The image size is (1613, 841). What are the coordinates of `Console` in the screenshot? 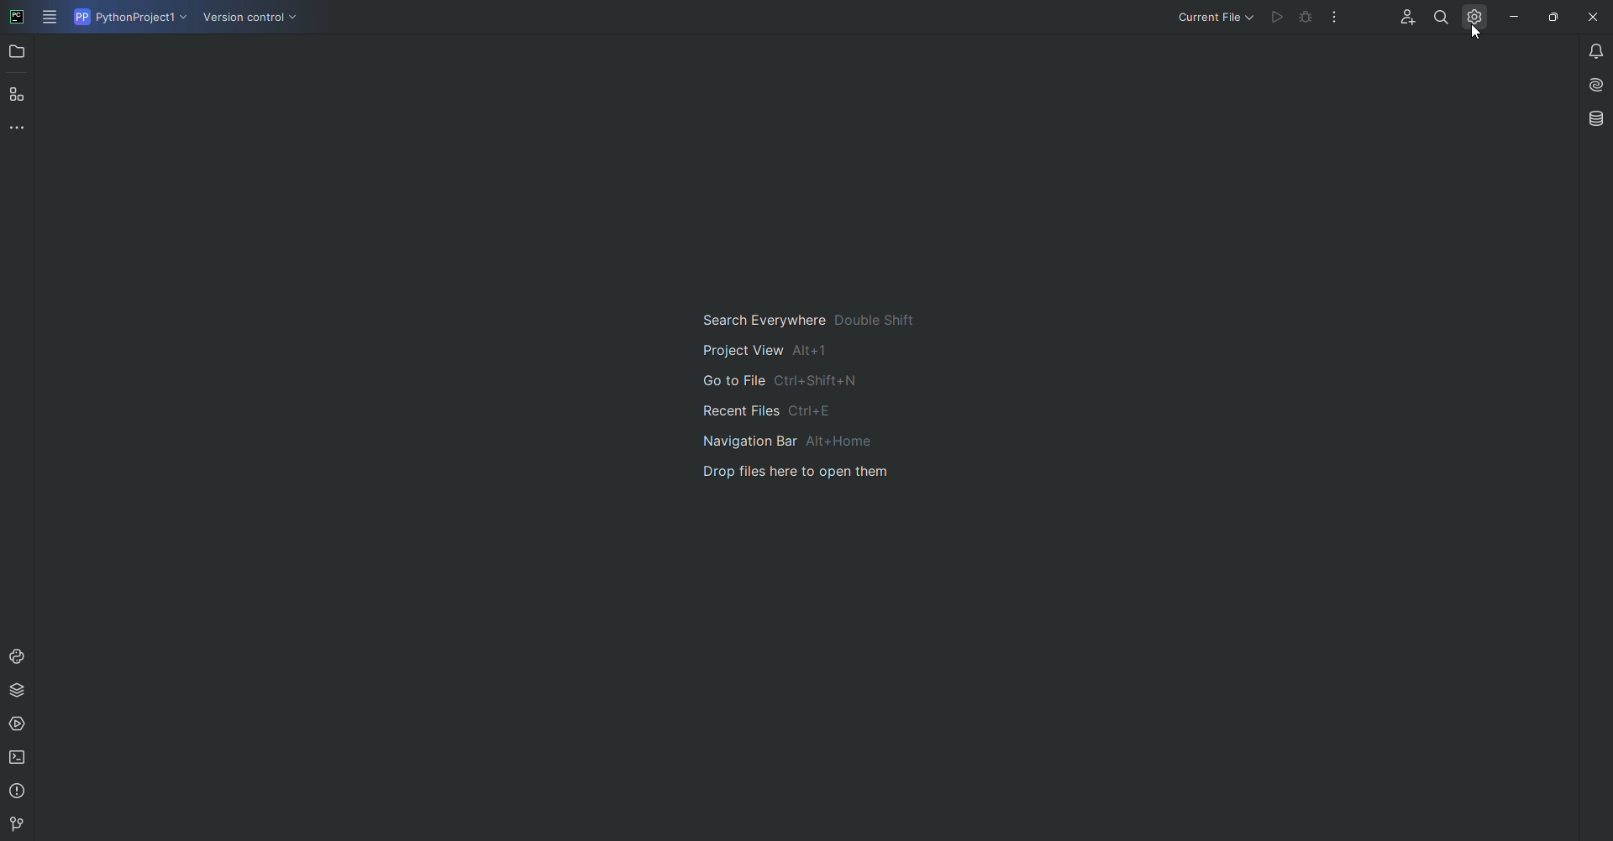 It's located at (18, 656).